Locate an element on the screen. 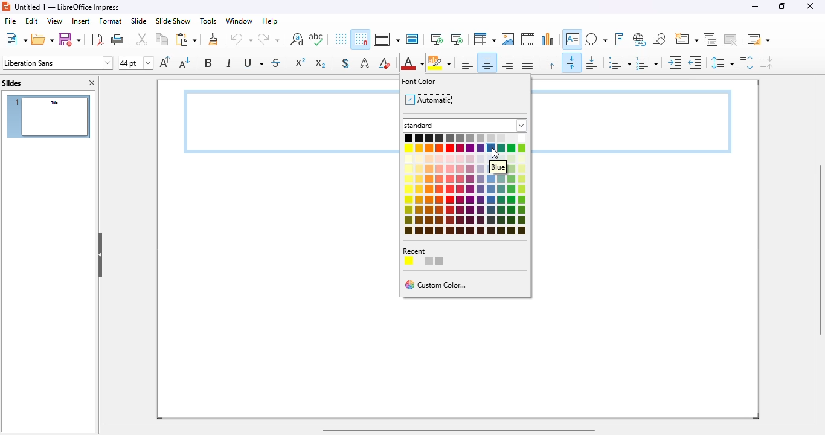 Image resolution: width=825 pixels, height=435 pixels. automatic is located at coordinates (428, 99).